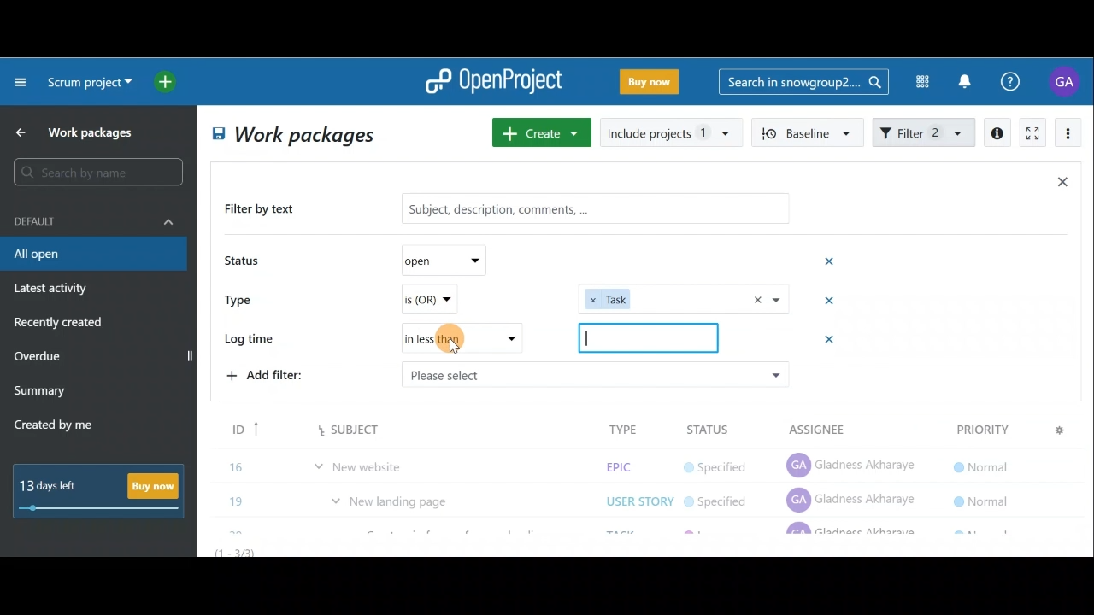 This screenshot has height=615, width=1094. Describe the element at coordinates (493, 83) in the screenshot. I see `OpenProject` at that location.